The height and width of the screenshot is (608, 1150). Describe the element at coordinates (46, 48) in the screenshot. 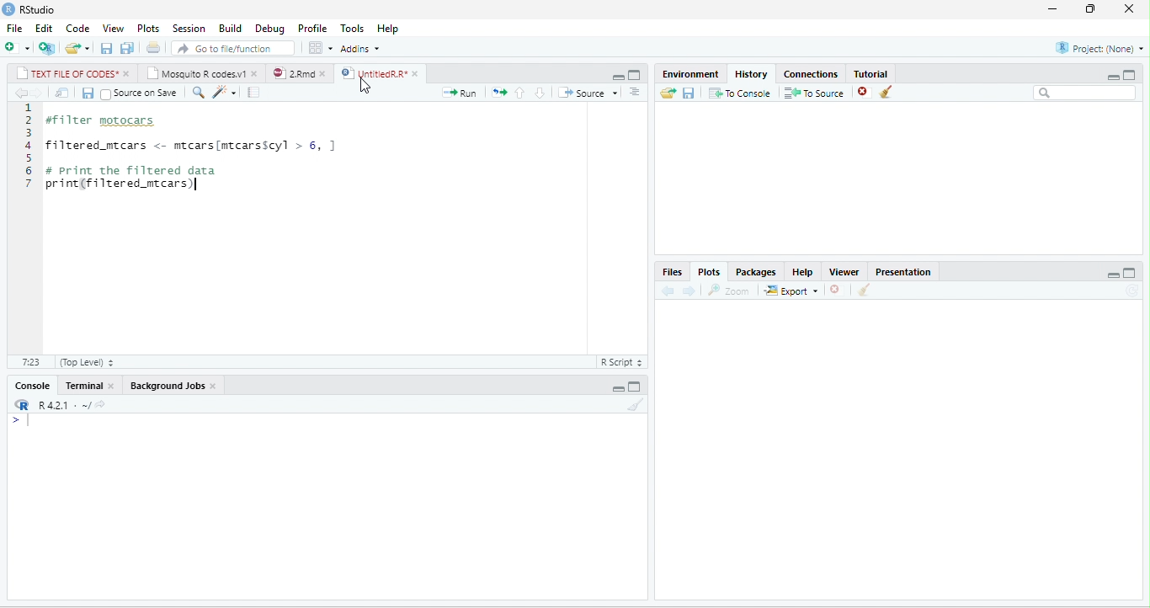

I see `new project` at that location.